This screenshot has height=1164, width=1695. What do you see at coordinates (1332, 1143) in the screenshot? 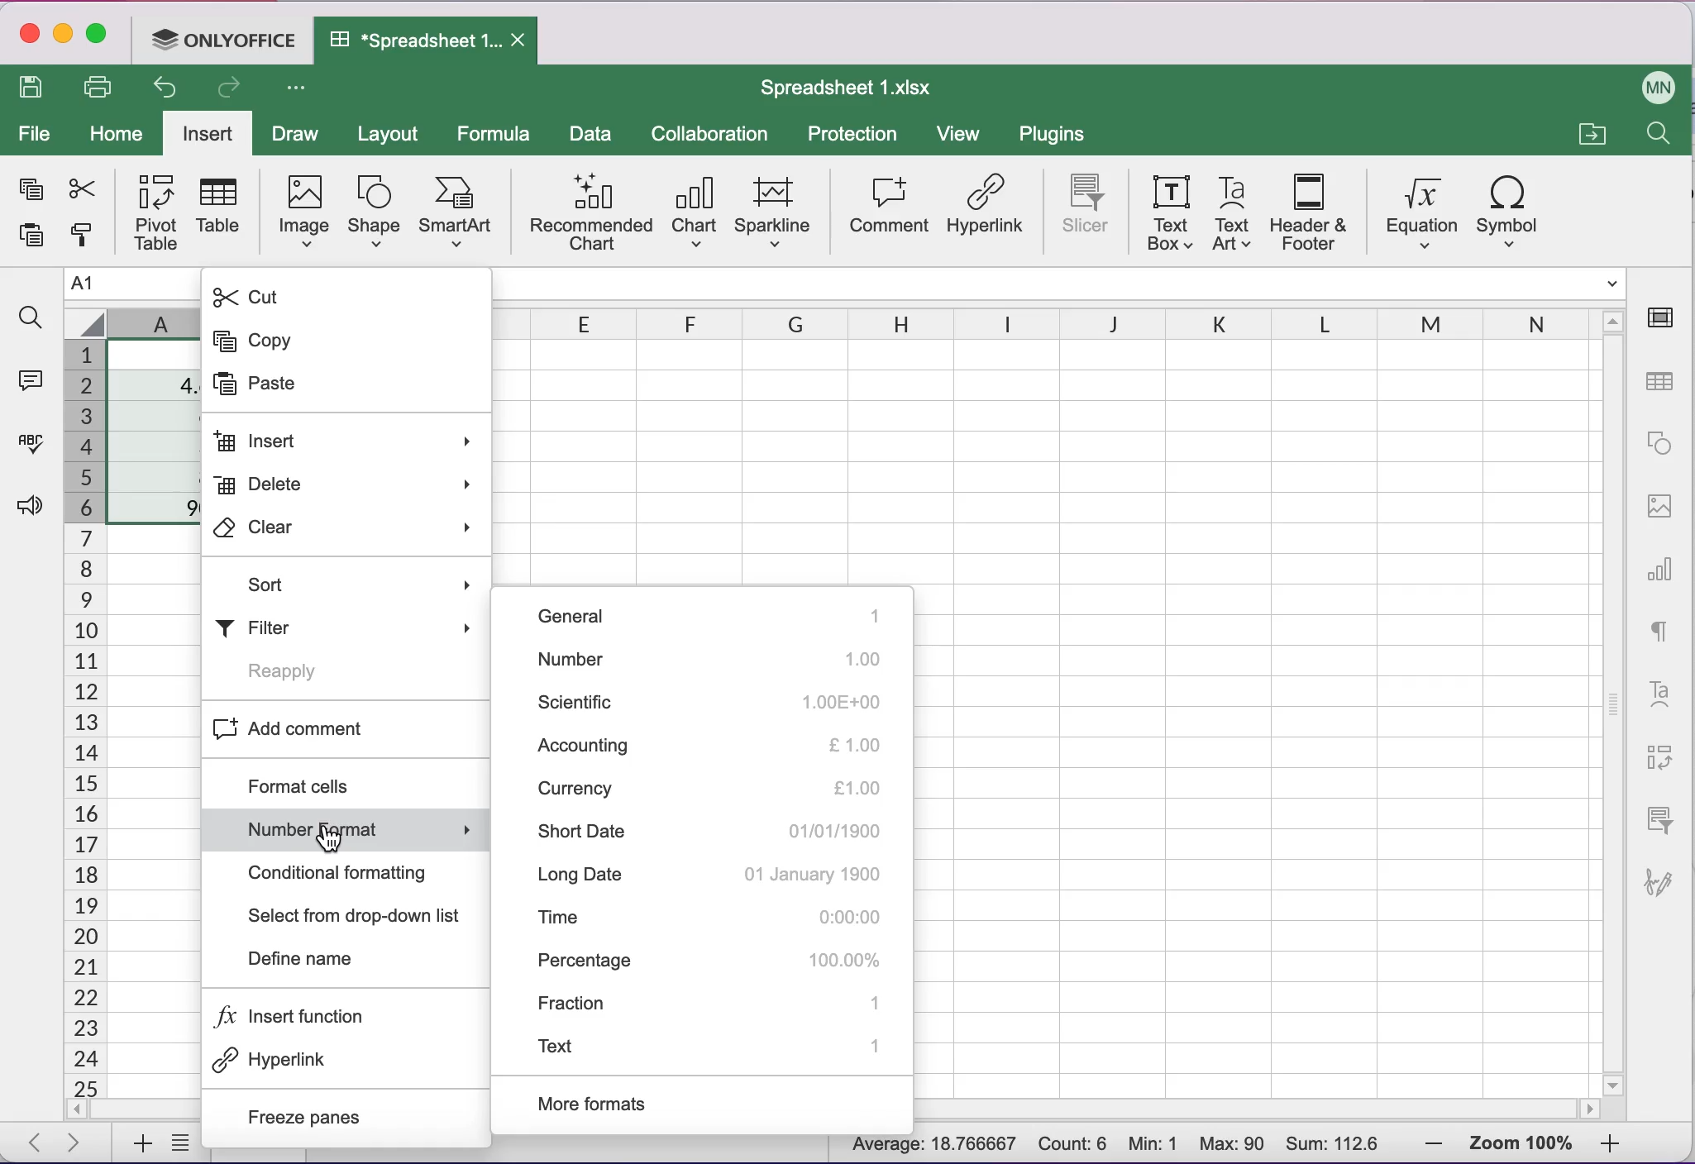
I see `Sum: 112.6` at bounding box center [1332, 1143].